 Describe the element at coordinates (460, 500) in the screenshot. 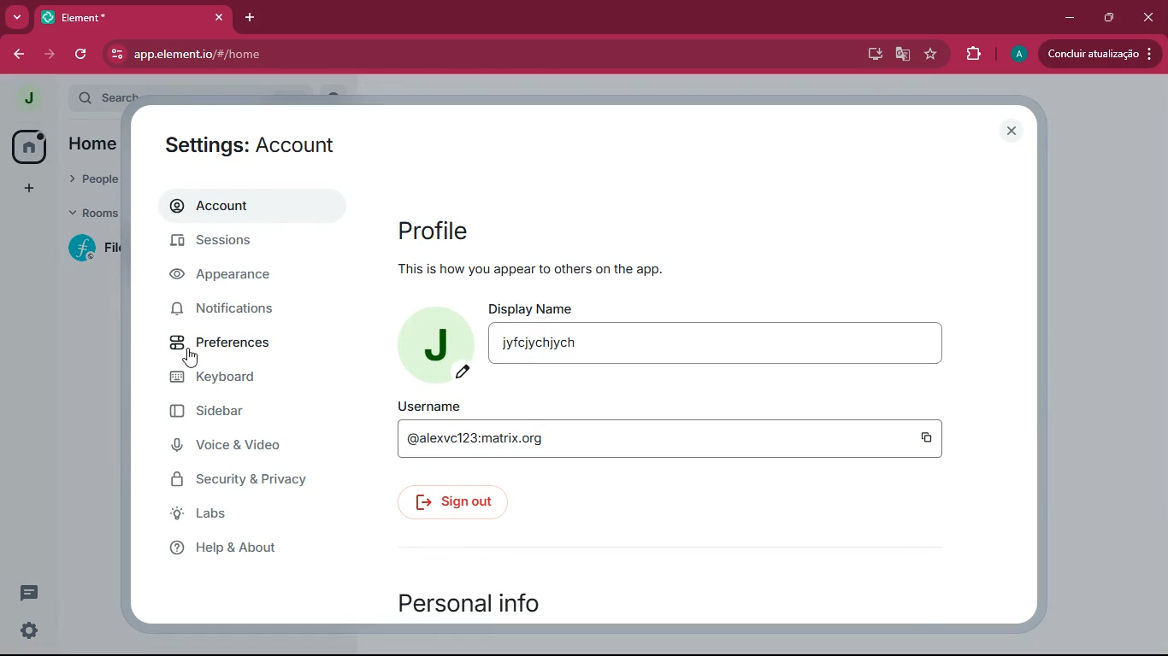

I see `sign out` at that location.